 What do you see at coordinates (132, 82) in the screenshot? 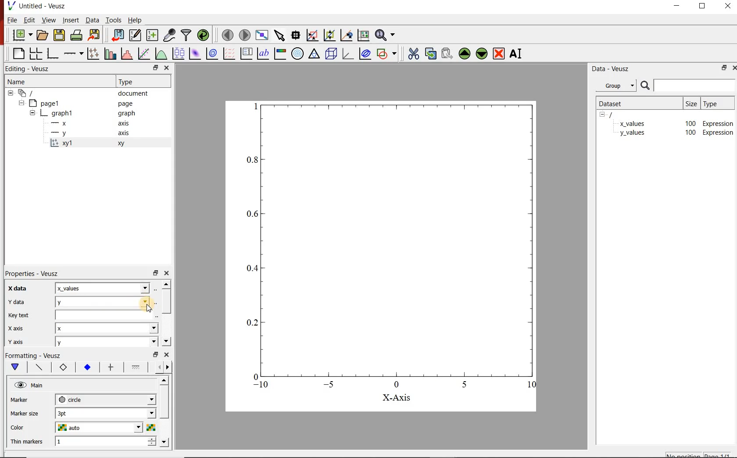
I see `Type` at bounding box center [132, 82].